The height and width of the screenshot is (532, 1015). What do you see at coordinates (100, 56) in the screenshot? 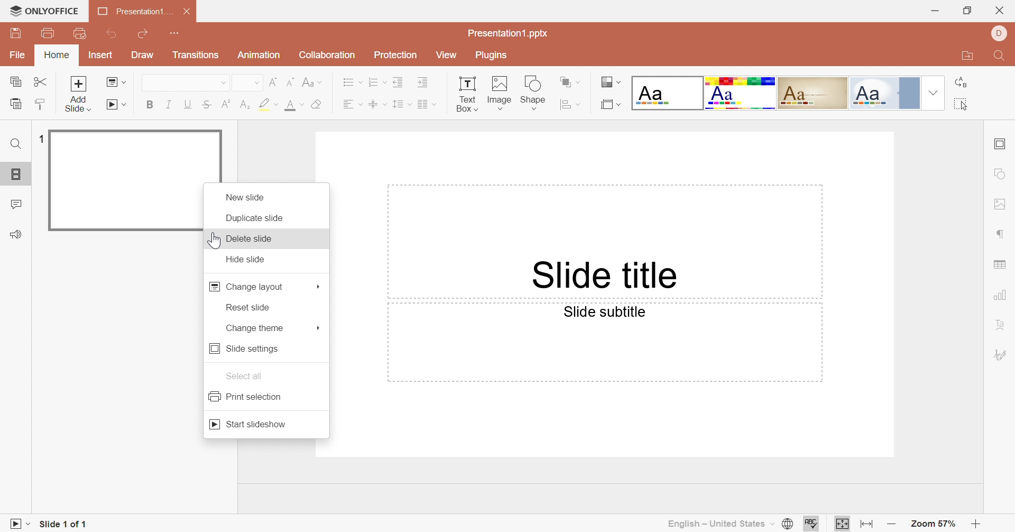
I see `Insert` at bounding box center [100, 56].